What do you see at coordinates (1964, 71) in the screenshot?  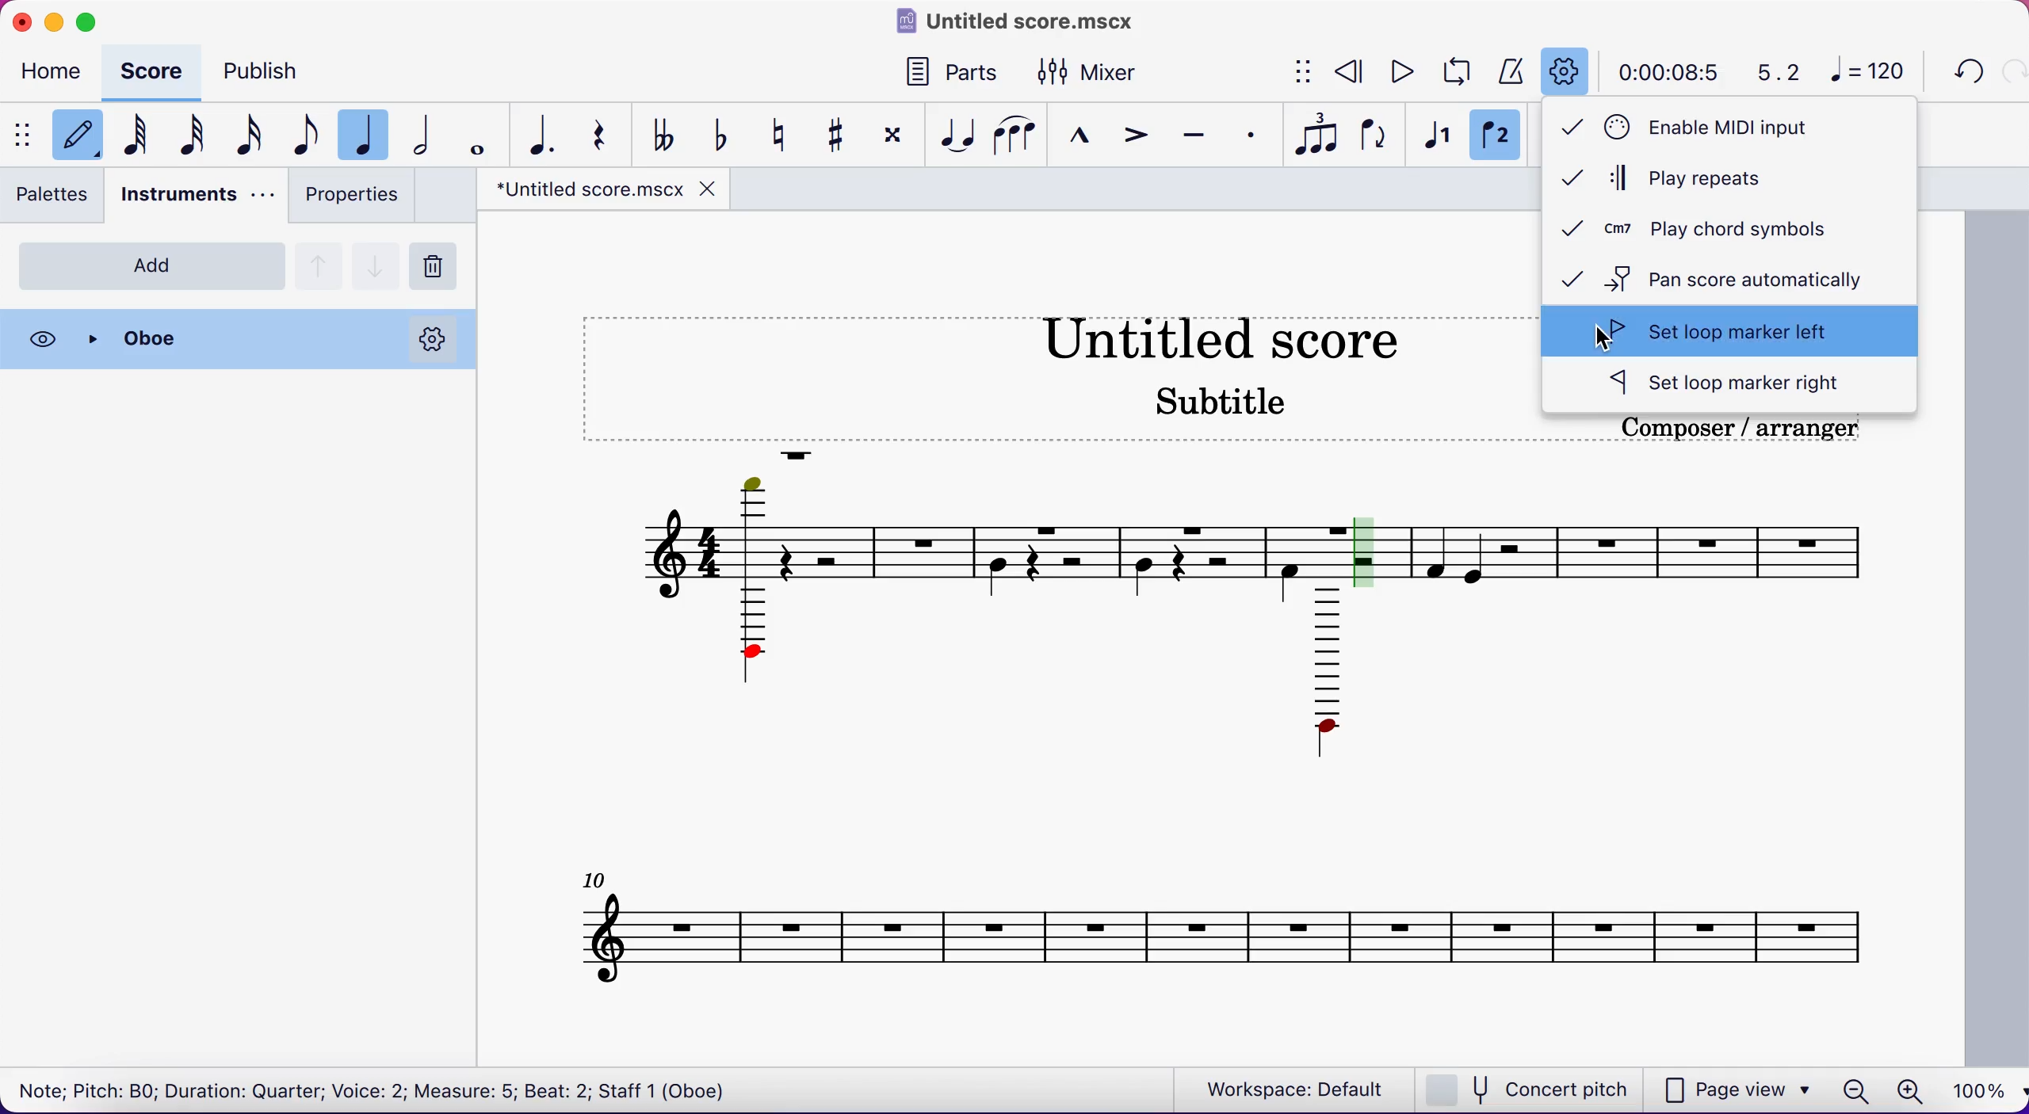 I see `undo` at bounding box center [1964, 71].